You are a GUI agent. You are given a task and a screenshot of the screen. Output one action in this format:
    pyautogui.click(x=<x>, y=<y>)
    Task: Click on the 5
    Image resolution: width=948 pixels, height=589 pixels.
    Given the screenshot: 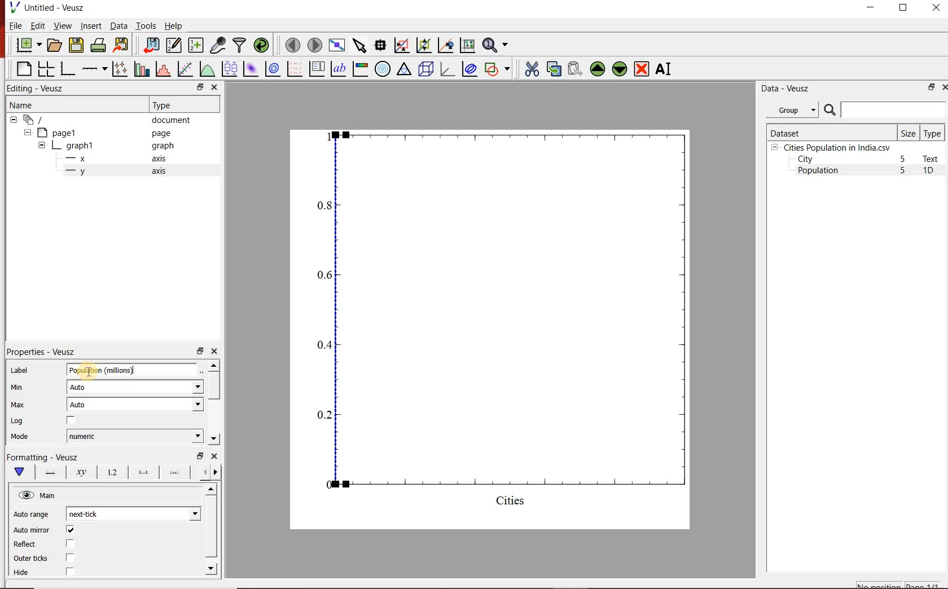 What is the action you would take?
    pyautogui.click(x=903, y=171)
    